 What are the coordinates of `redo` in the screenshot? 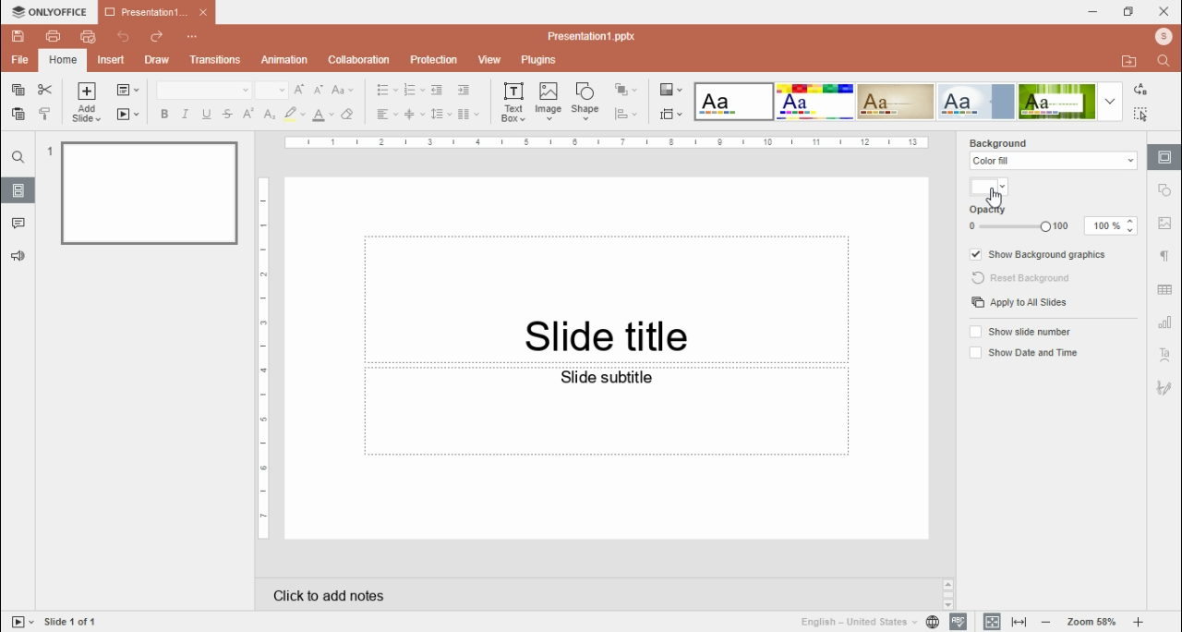 It's located at (156, 37).